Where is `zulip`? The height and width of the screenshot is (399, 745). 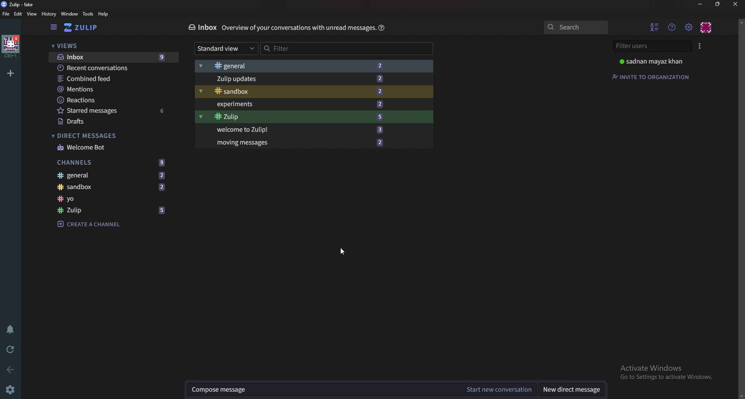
zulip is located at coordinates (115, 211).